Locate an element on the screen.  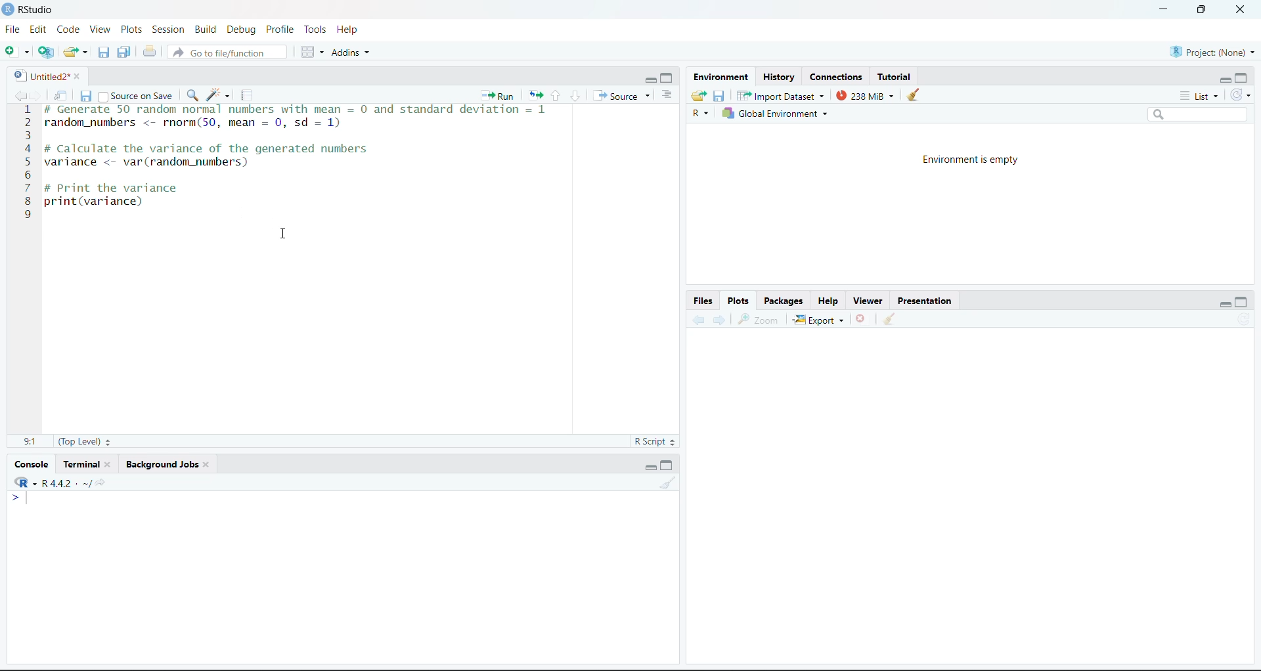
save is located at coordinates (104, 53).